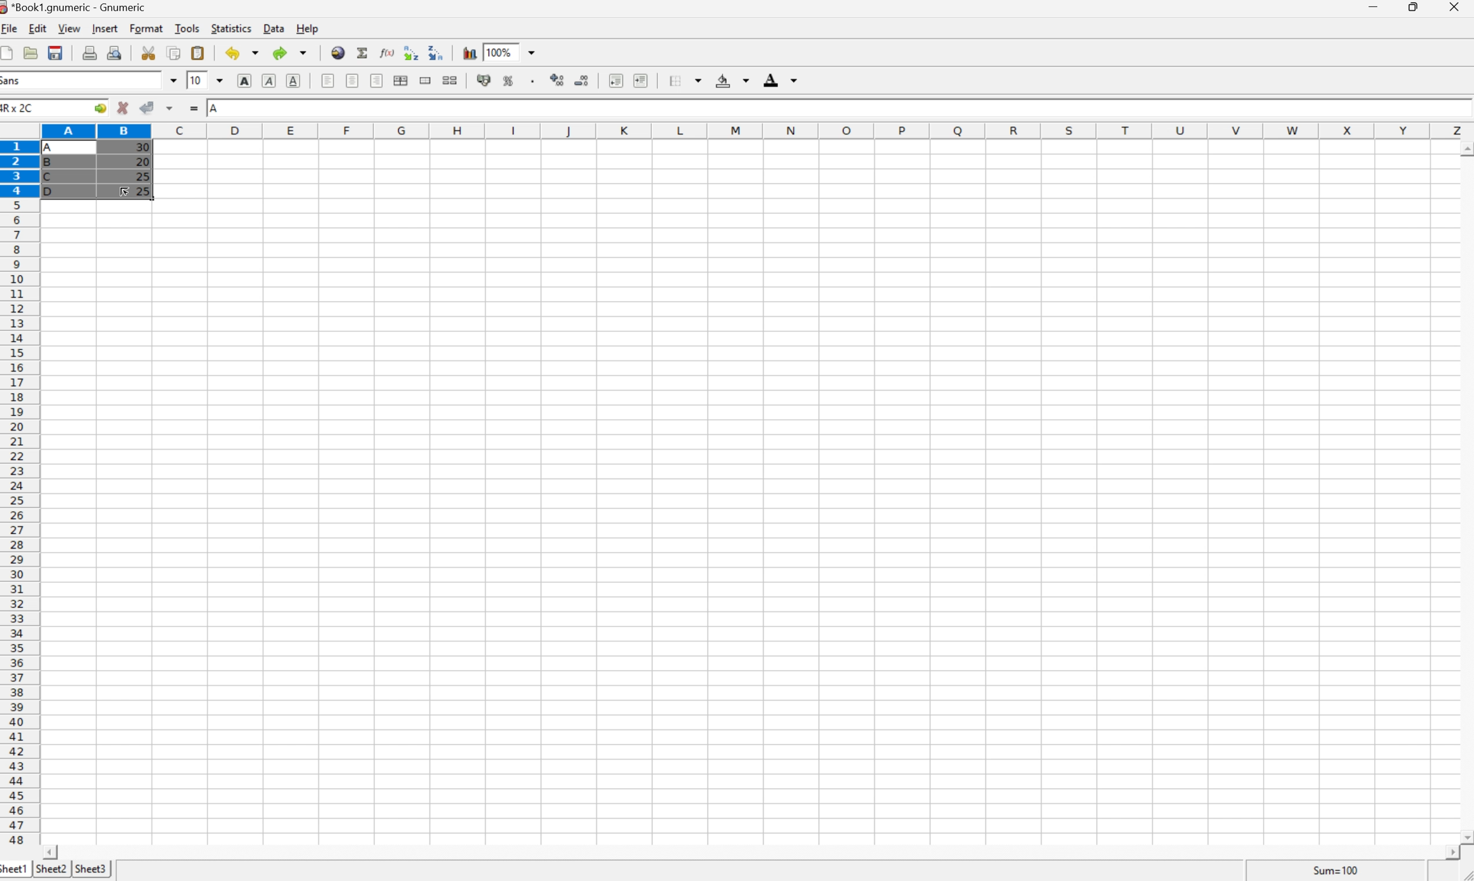 Image resolution: width=1474 pixels, height=881 pixels. Describe the element at coordinates (197, 53) in the screenshot. I see `Paste the clipboard` at that location.